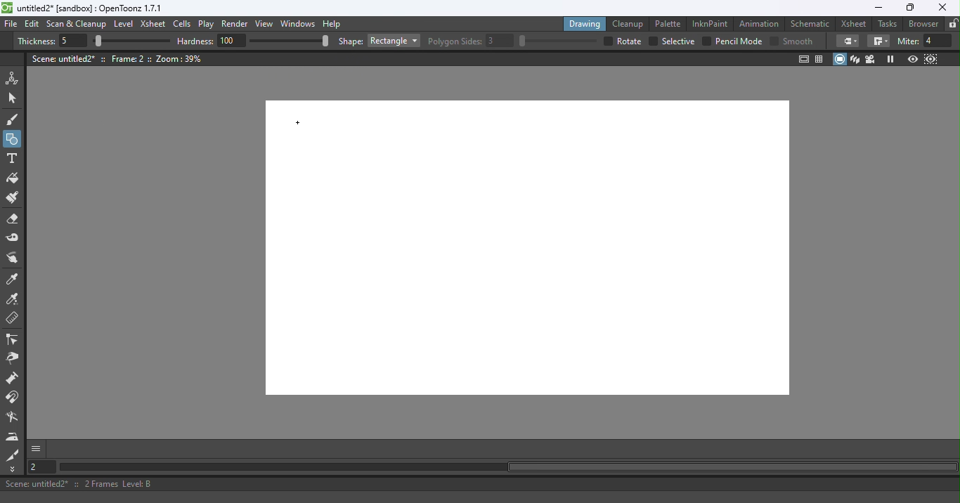 The width and height of the screenshot is (960, 503). Describe the element at coordinates (299, 25) in the screenshot. I see `Windows` at that location.